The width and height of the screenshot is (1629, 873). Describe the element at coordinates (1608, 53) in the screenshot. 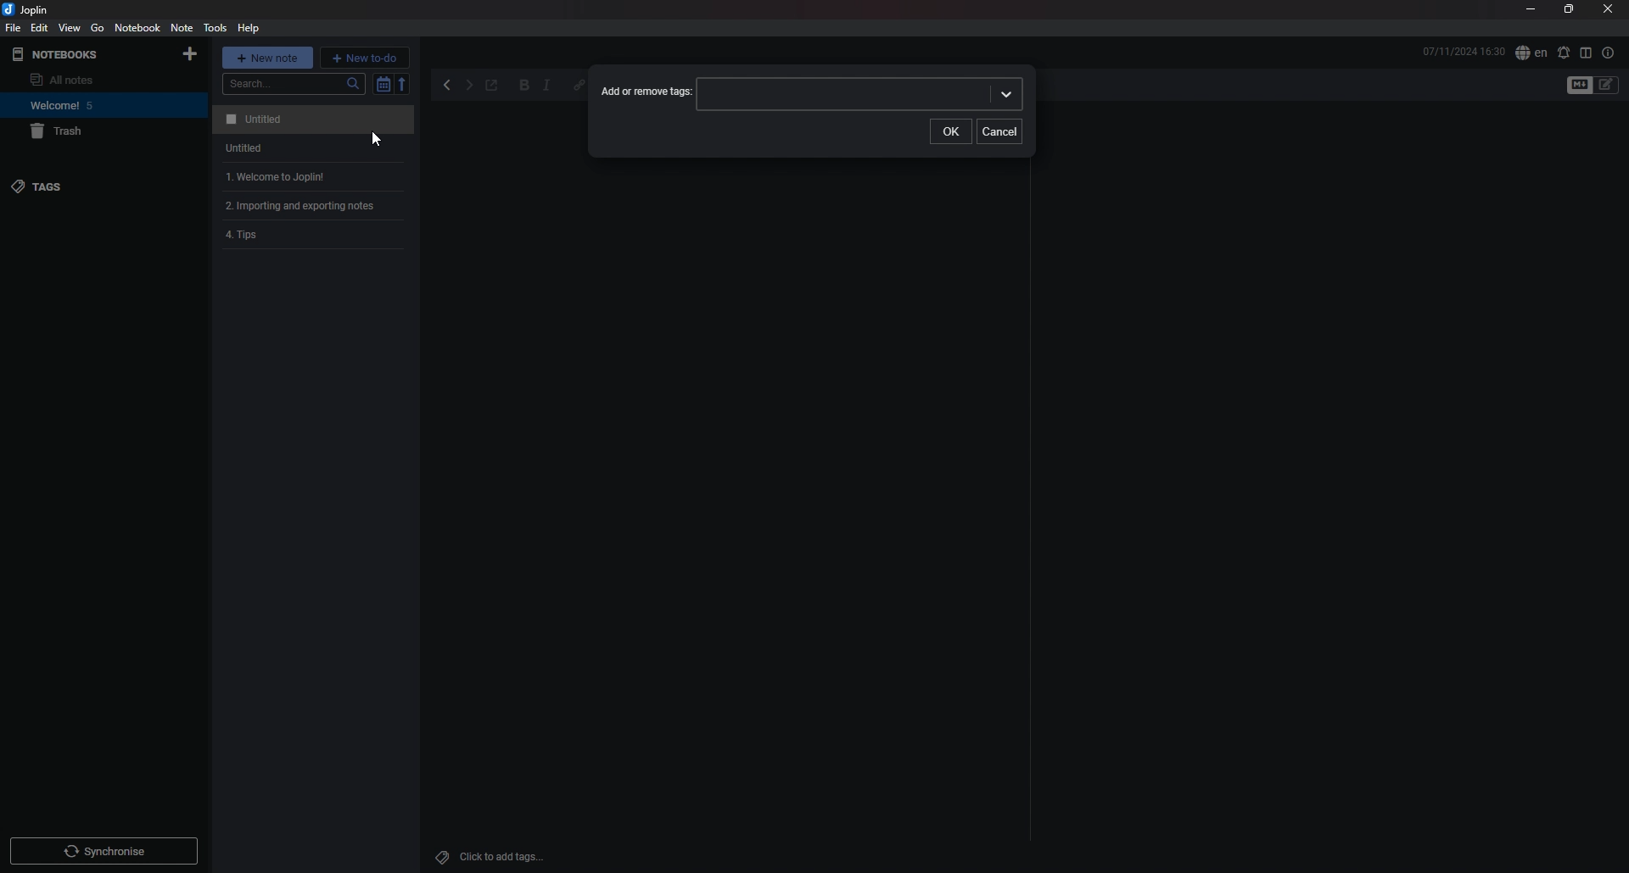

I see `note properties` at that location.